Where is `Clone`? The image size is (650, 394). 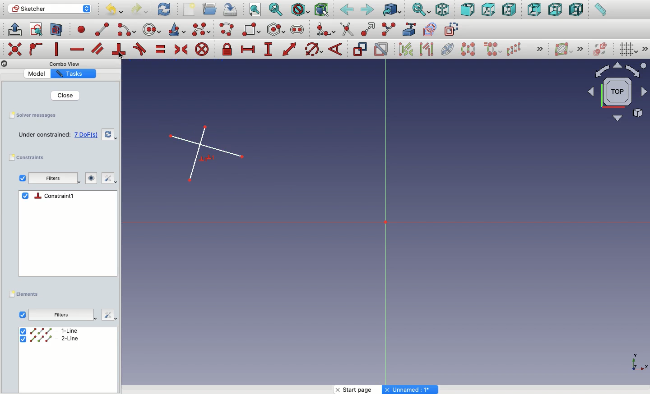 Clone is located at coordinates (493, 50).